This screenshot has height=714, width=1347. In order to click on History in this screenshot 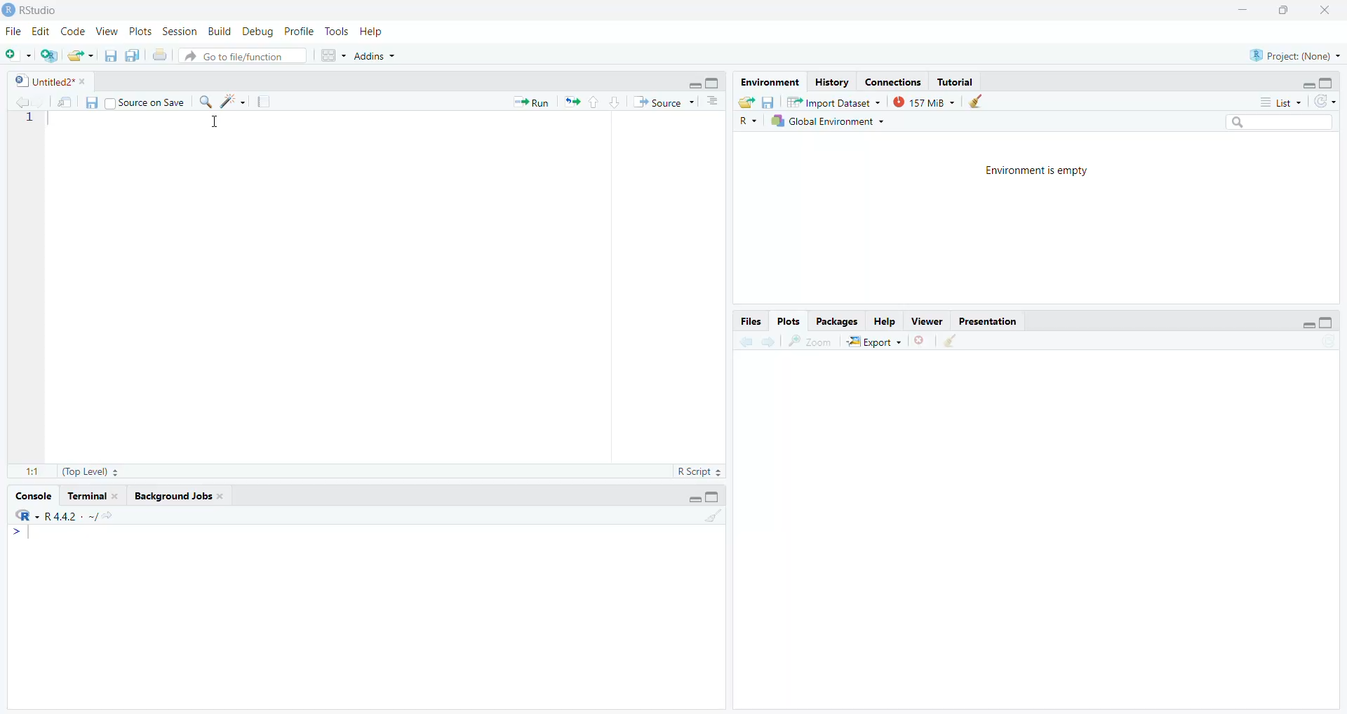, I will do `click(833, 79)`.